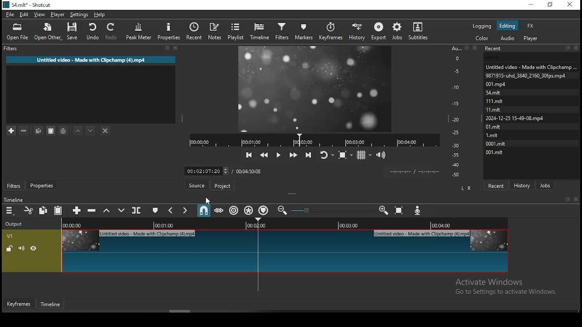 This screenshot has height=327, width=582. I want to click on redo, so click(114, 32).